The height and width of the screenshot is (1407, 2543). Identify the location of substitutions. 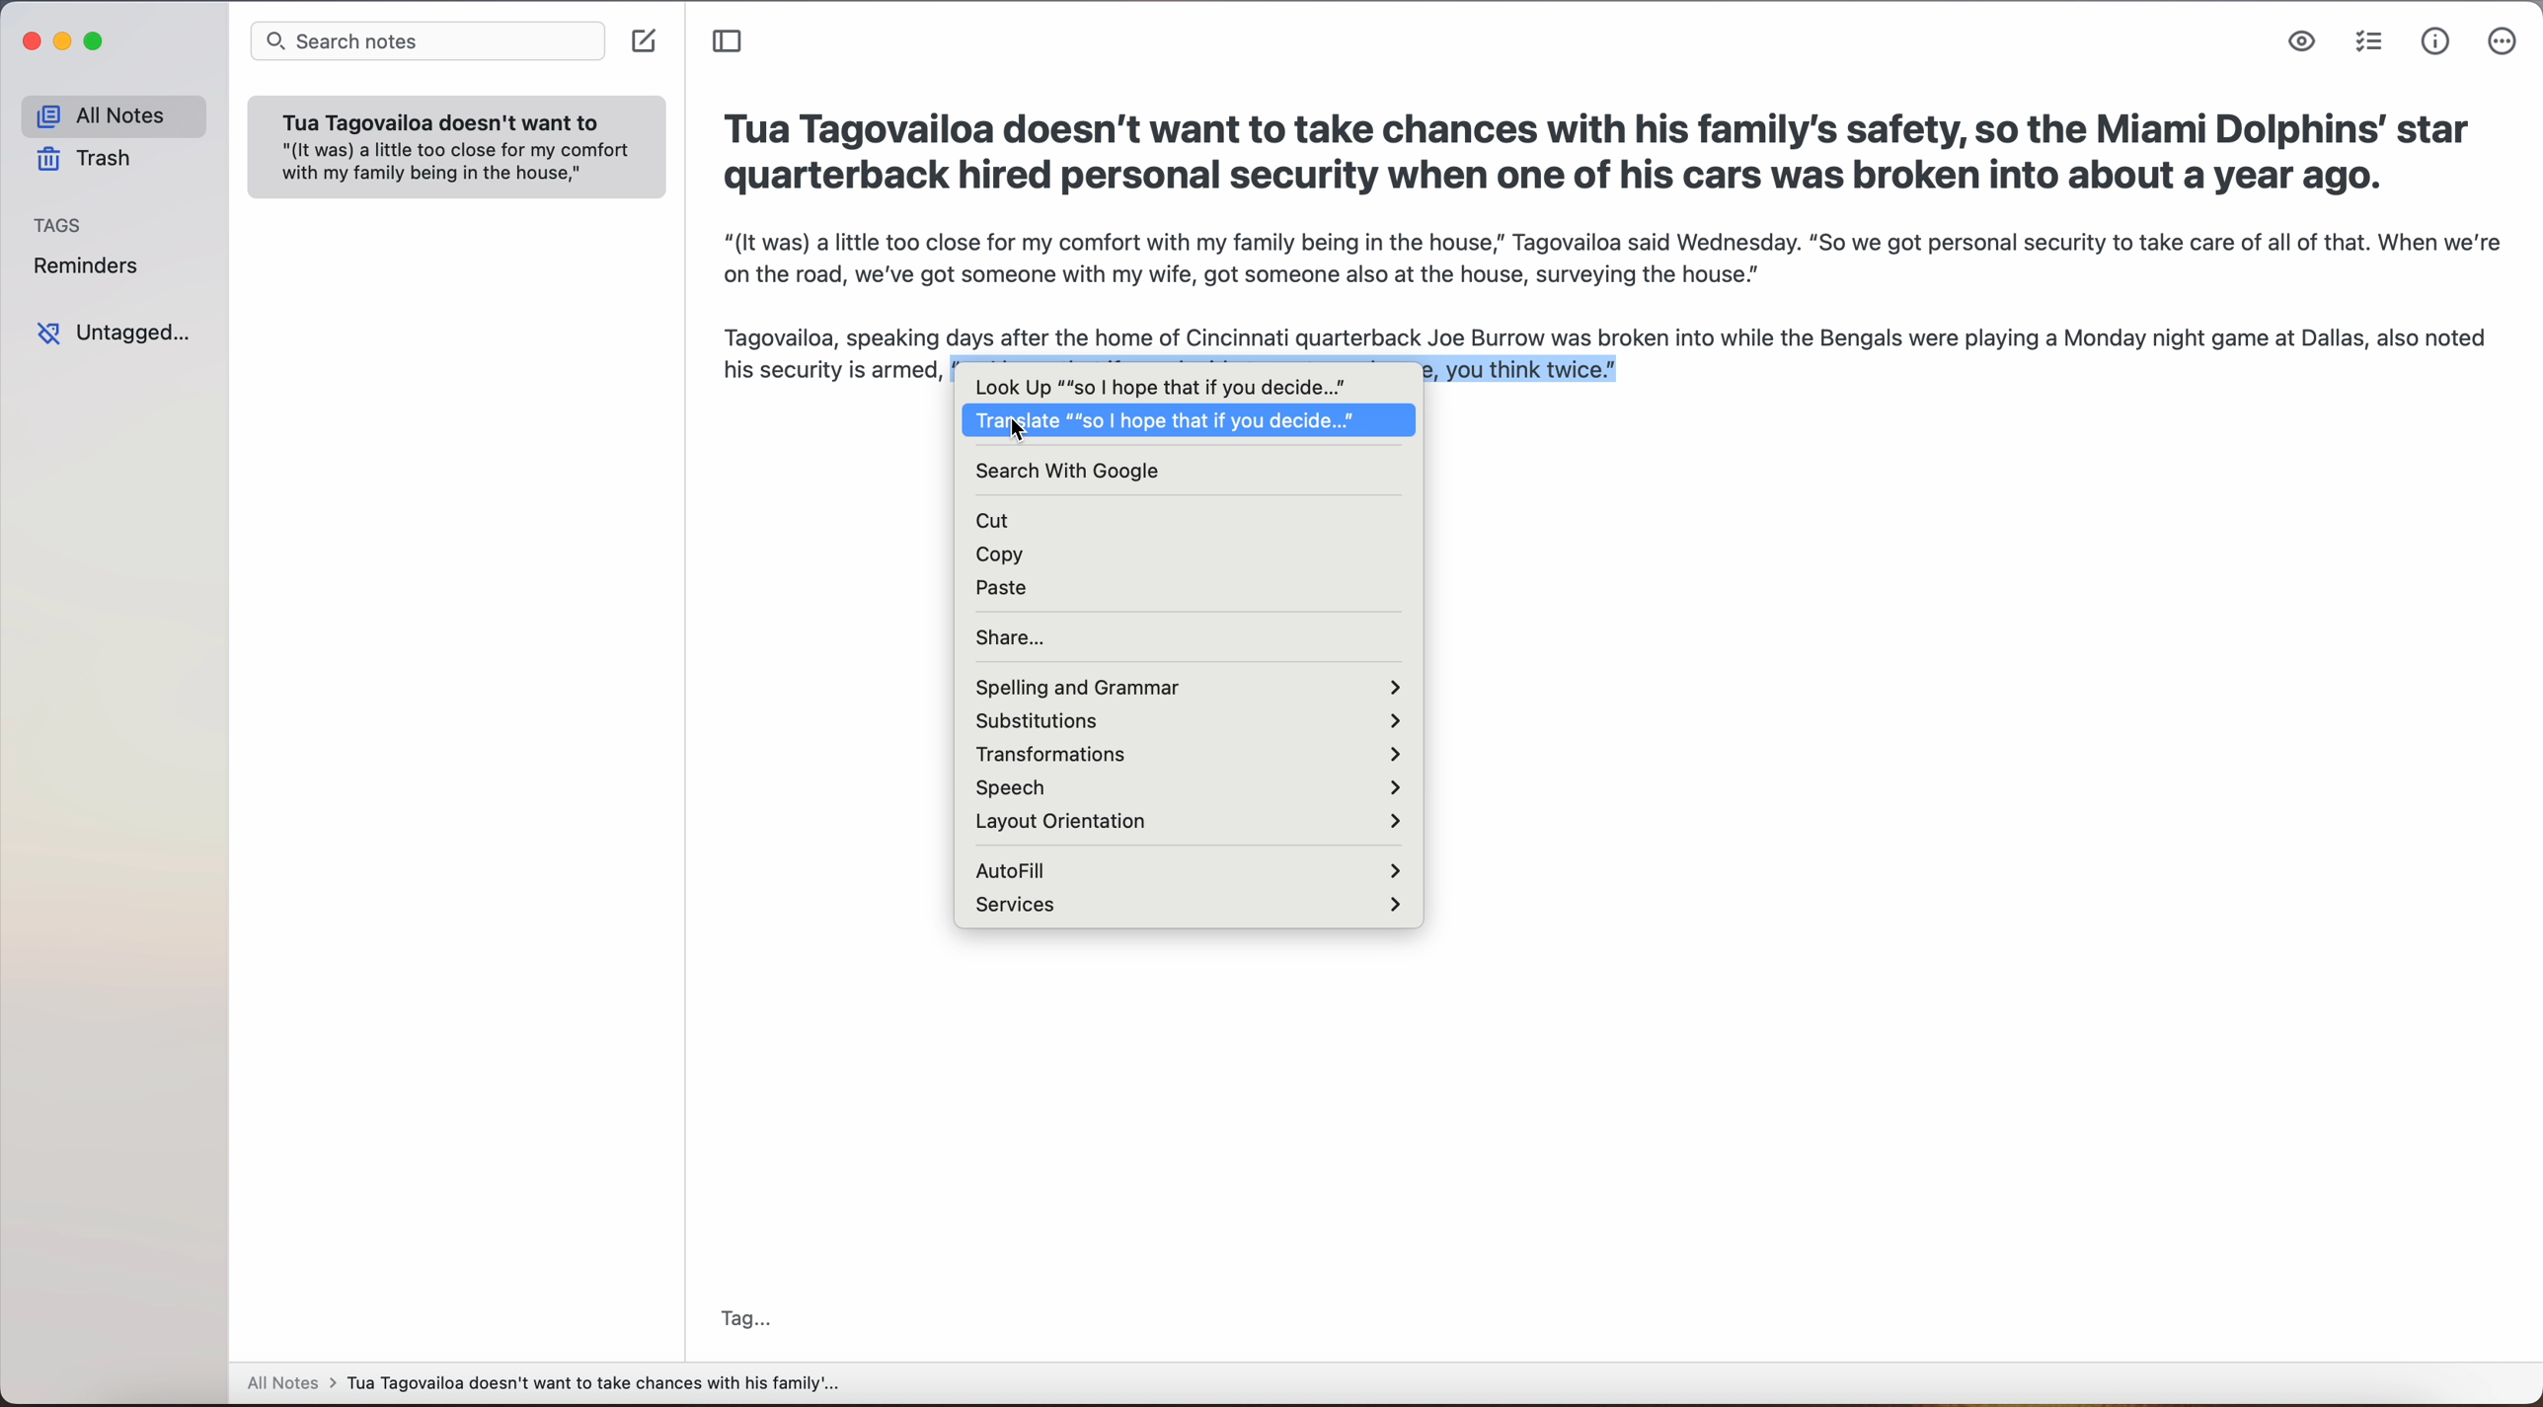
(1186, 723).